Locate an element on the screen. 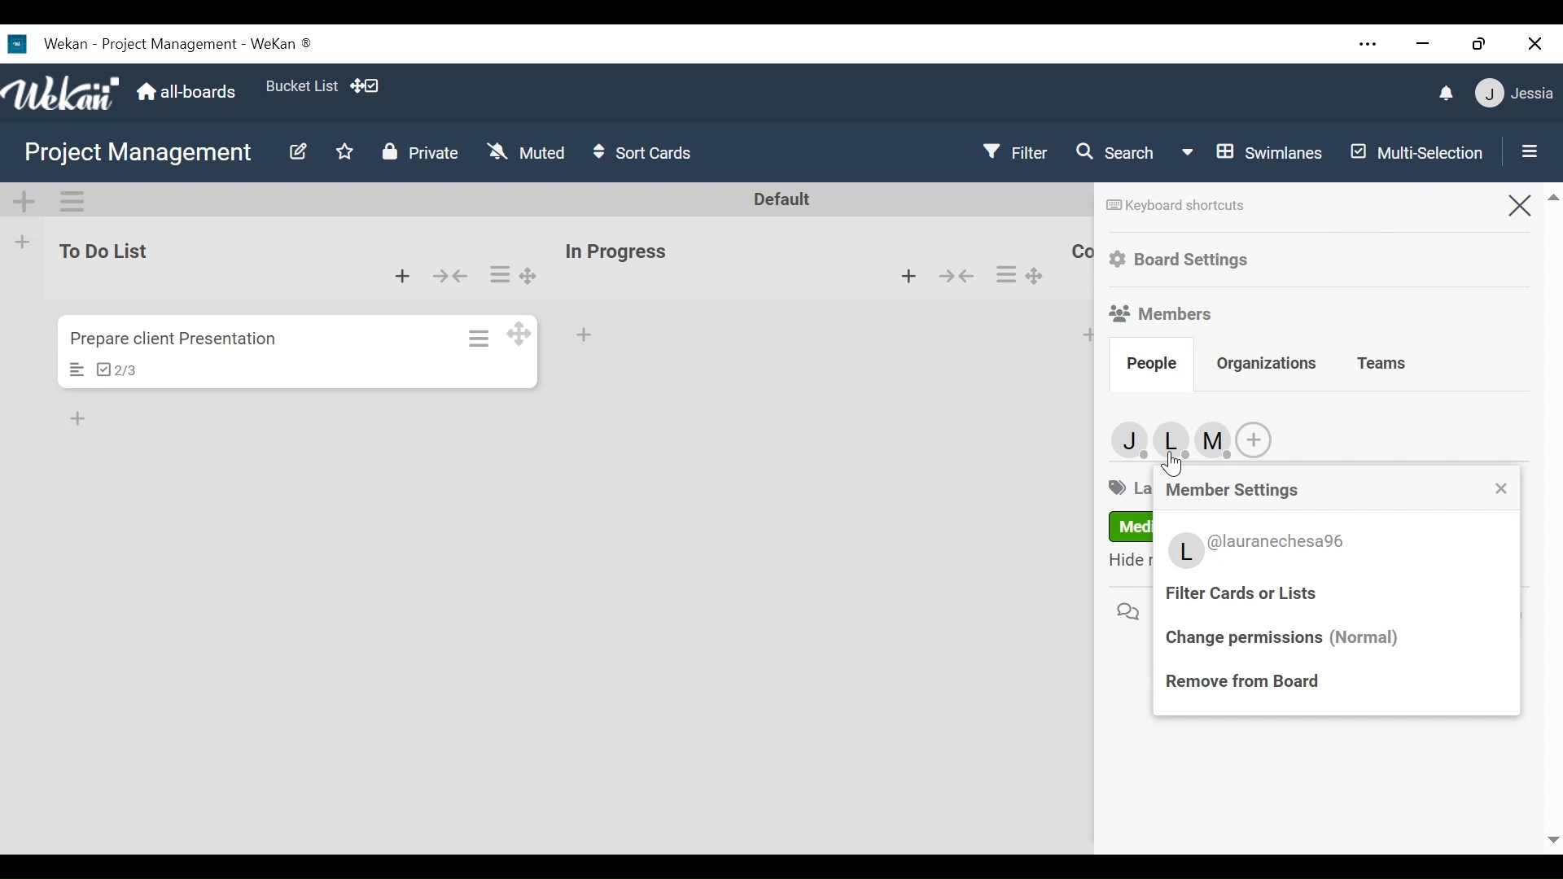 The height and width of the screenshot is (879, 1563). Keyboard shortcuts is located at coordinates (1176, 205).